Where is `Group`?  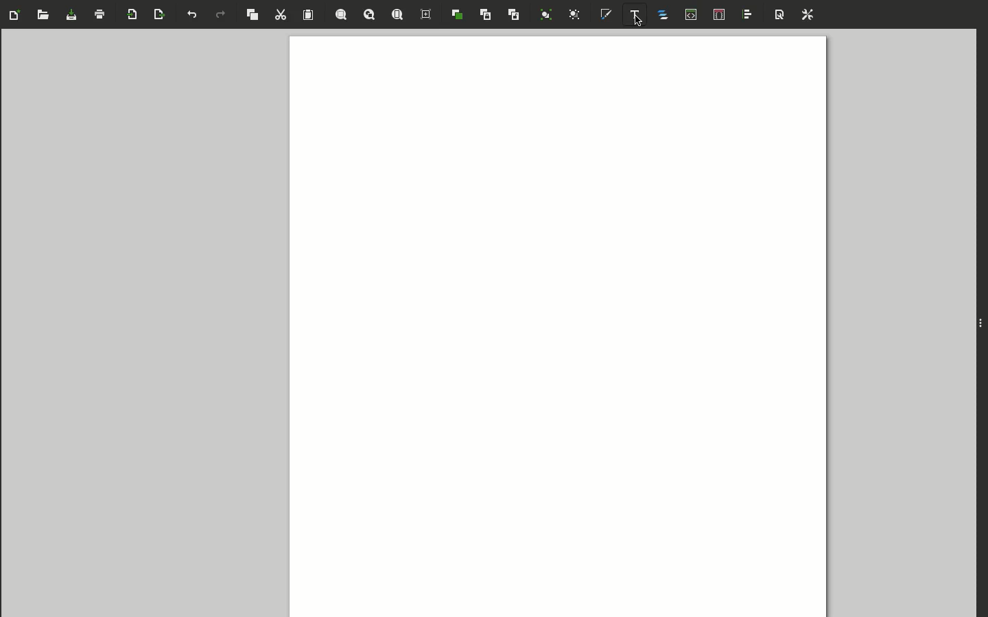 Group is located at coordinates (546, 14).